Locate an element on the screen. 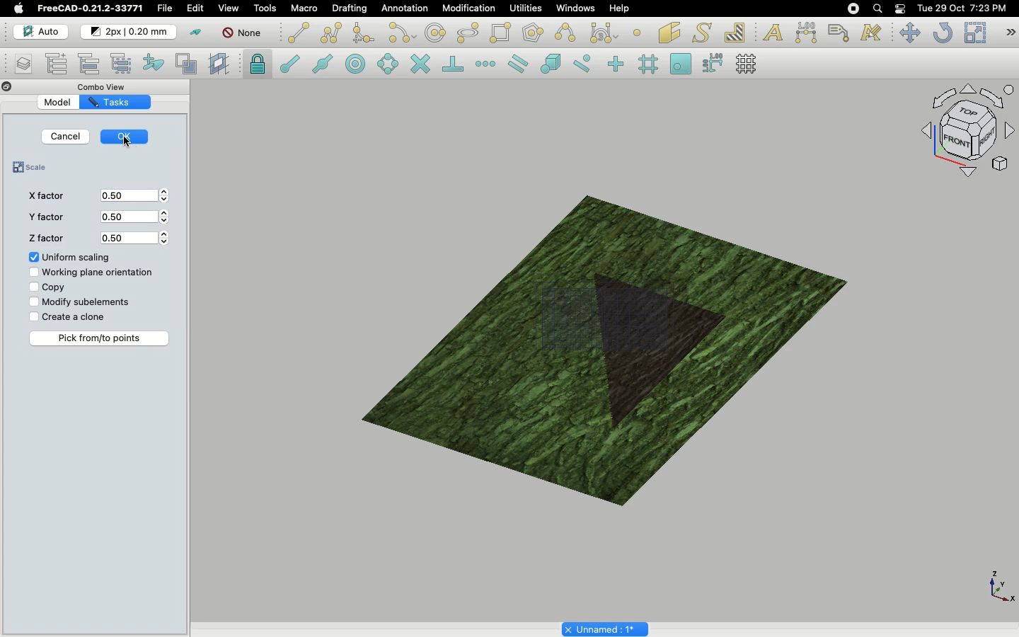 The height and width of the screenshot is (637, 1019). Toggle normal/wireframe display is located at coordinates (187, 64).